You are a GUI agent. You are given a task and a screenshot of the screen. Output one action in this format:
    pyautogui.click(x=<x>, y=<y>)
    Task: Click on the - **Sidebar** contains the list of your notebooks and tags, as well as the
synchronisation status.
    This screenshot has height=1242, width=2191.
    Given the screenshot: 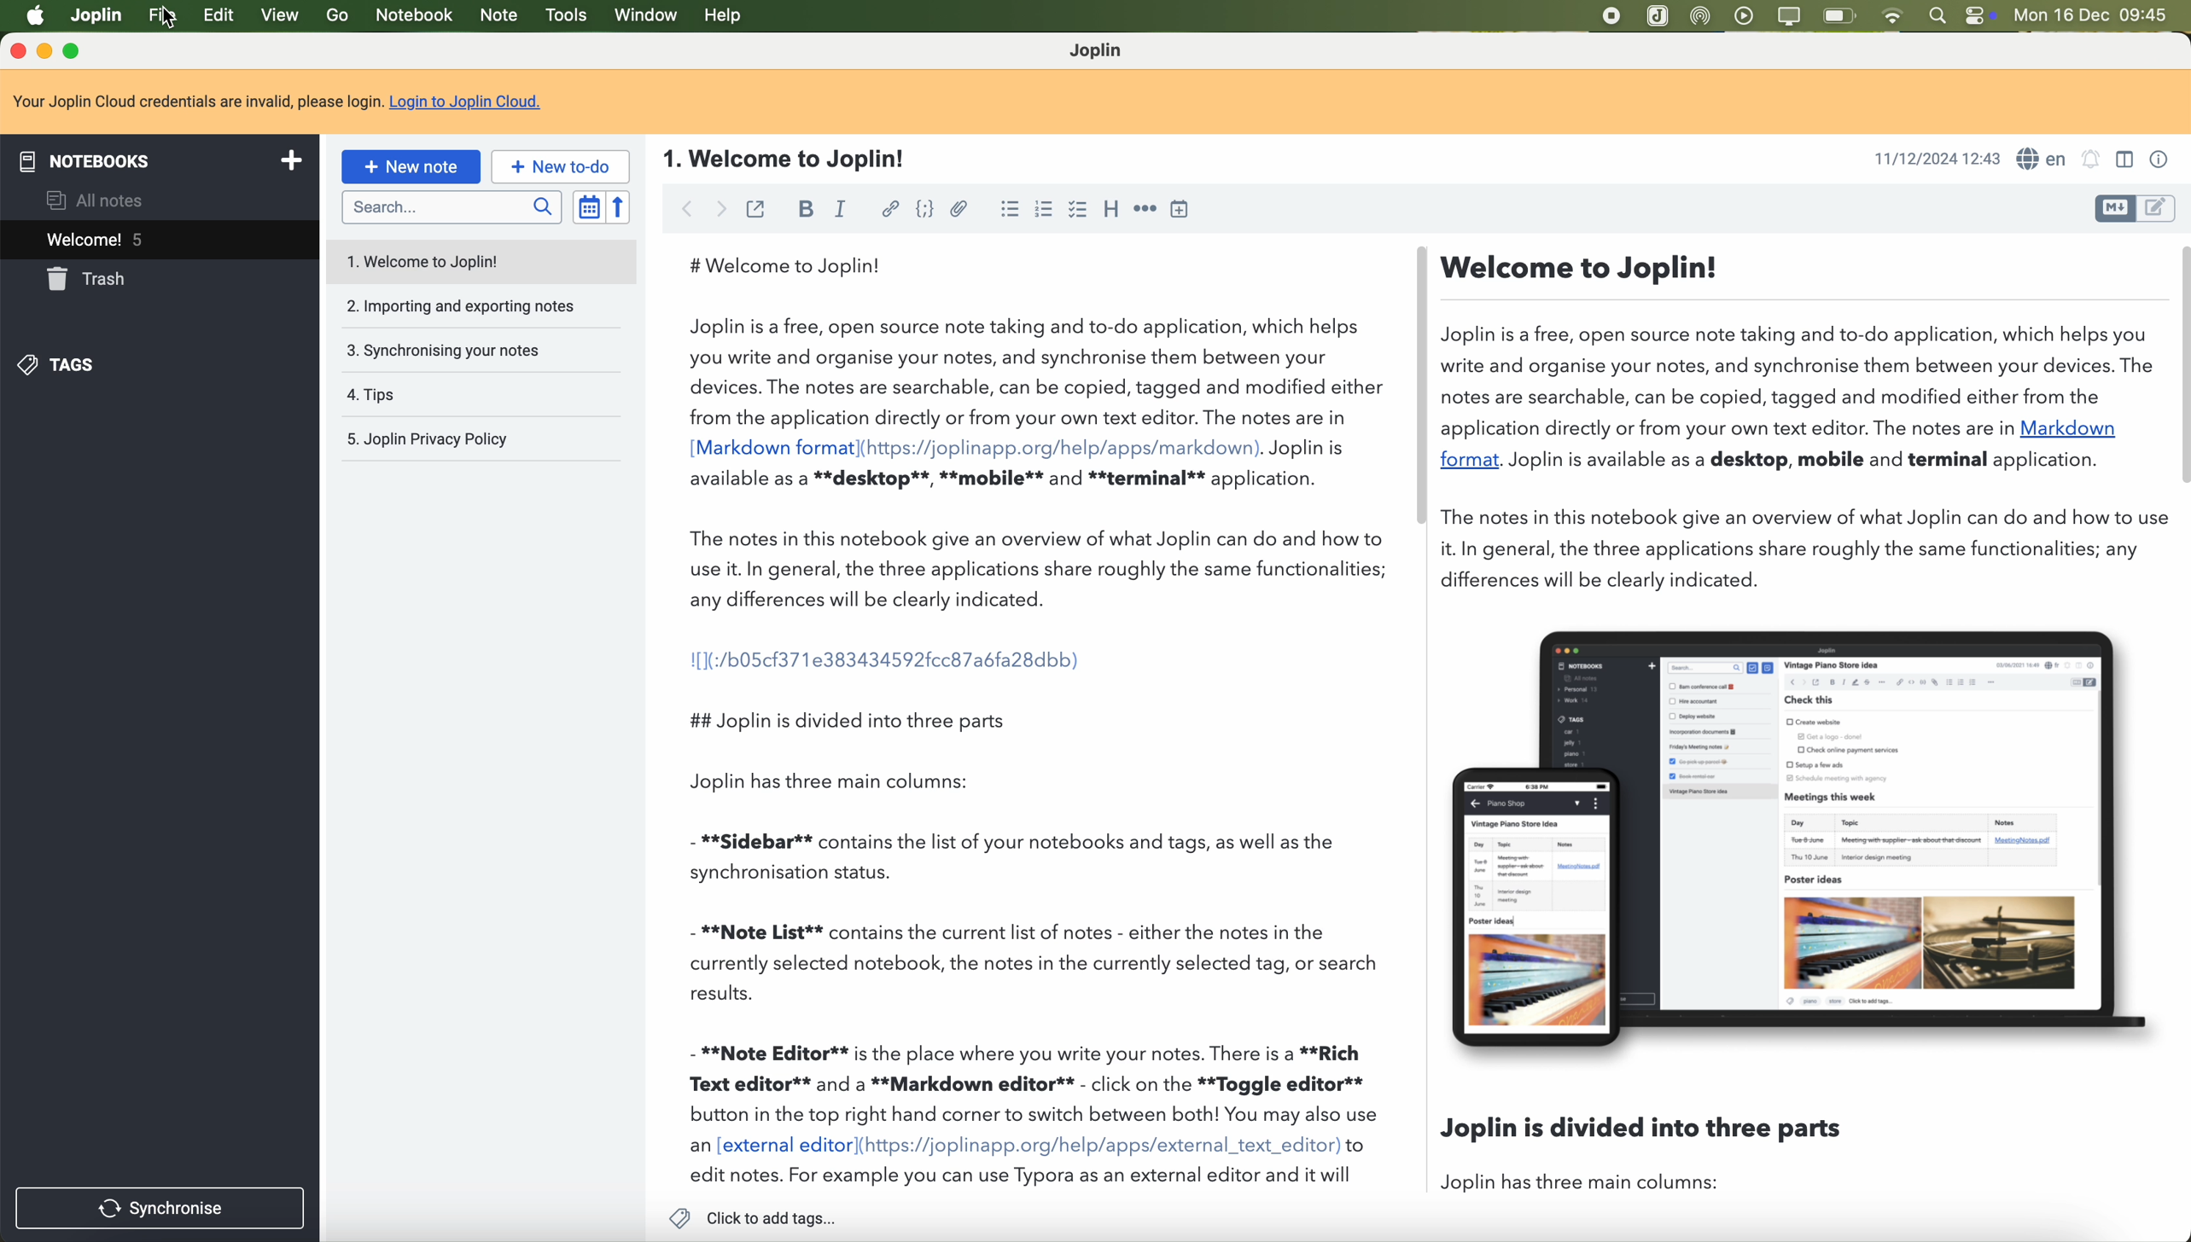 What is the action you would take?
    pyautogui.click(x=1023, y=856)
    